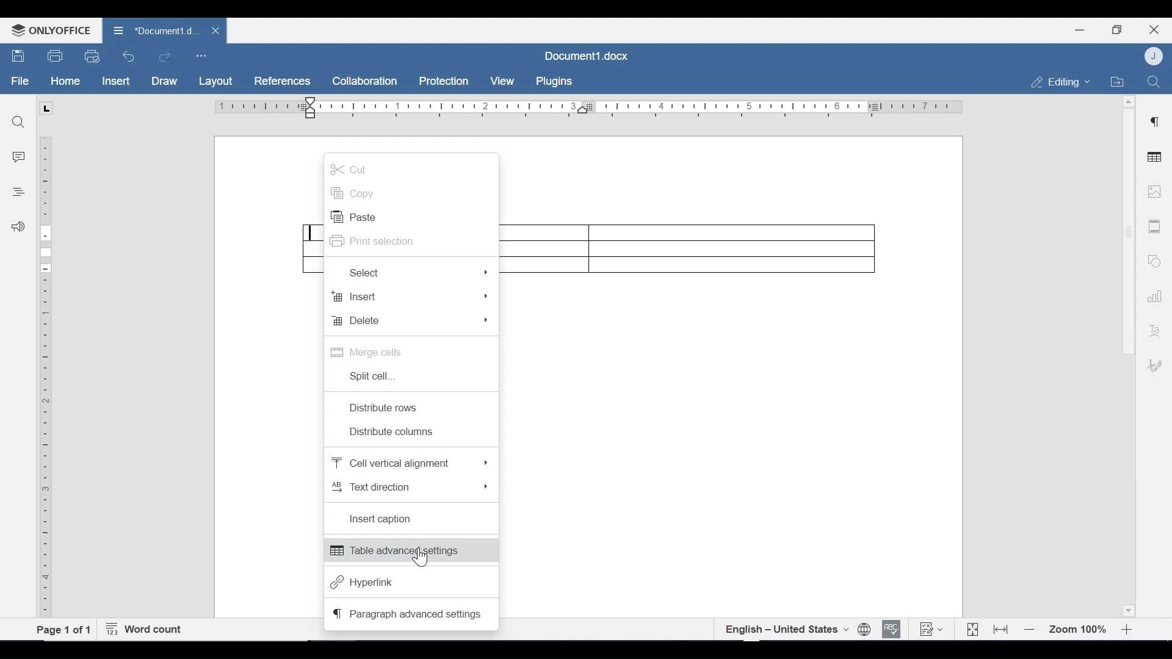 The image size is (1172, 659). What do you see at coordinates (408, 613) in the screenshot?
I see `Paragraph advanced settings` at bounding box center [408, 613].